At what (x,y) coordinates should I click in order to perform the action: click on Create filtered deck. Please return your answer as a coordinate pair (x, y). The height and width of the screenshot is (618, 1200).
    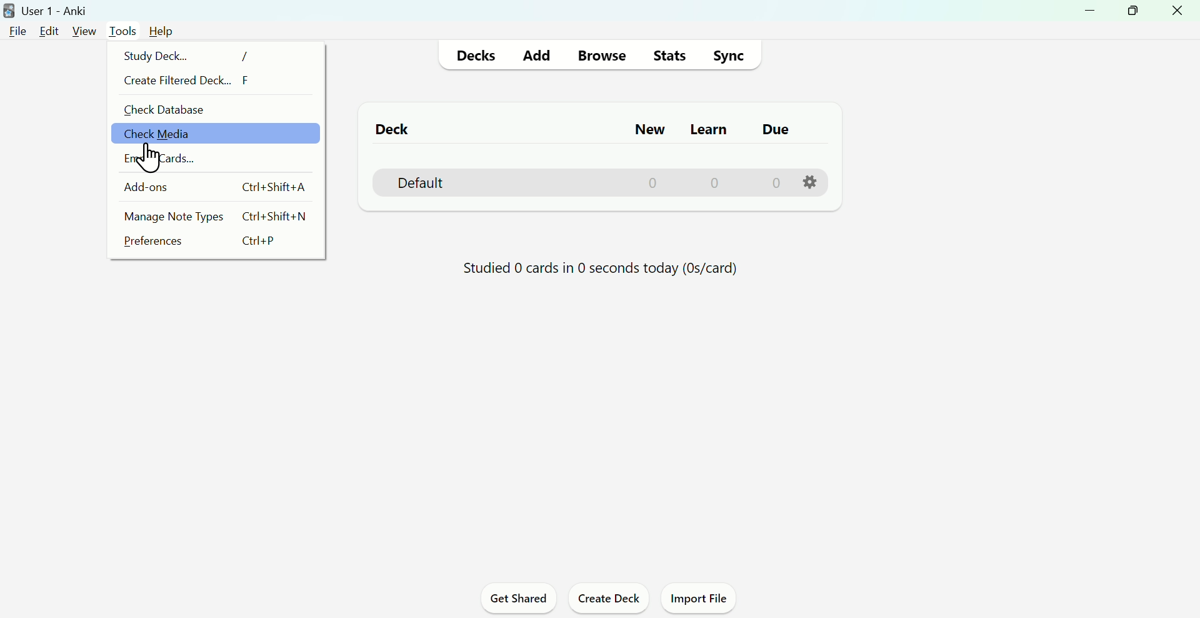
    Looking at the image, I should click on (202, 82).